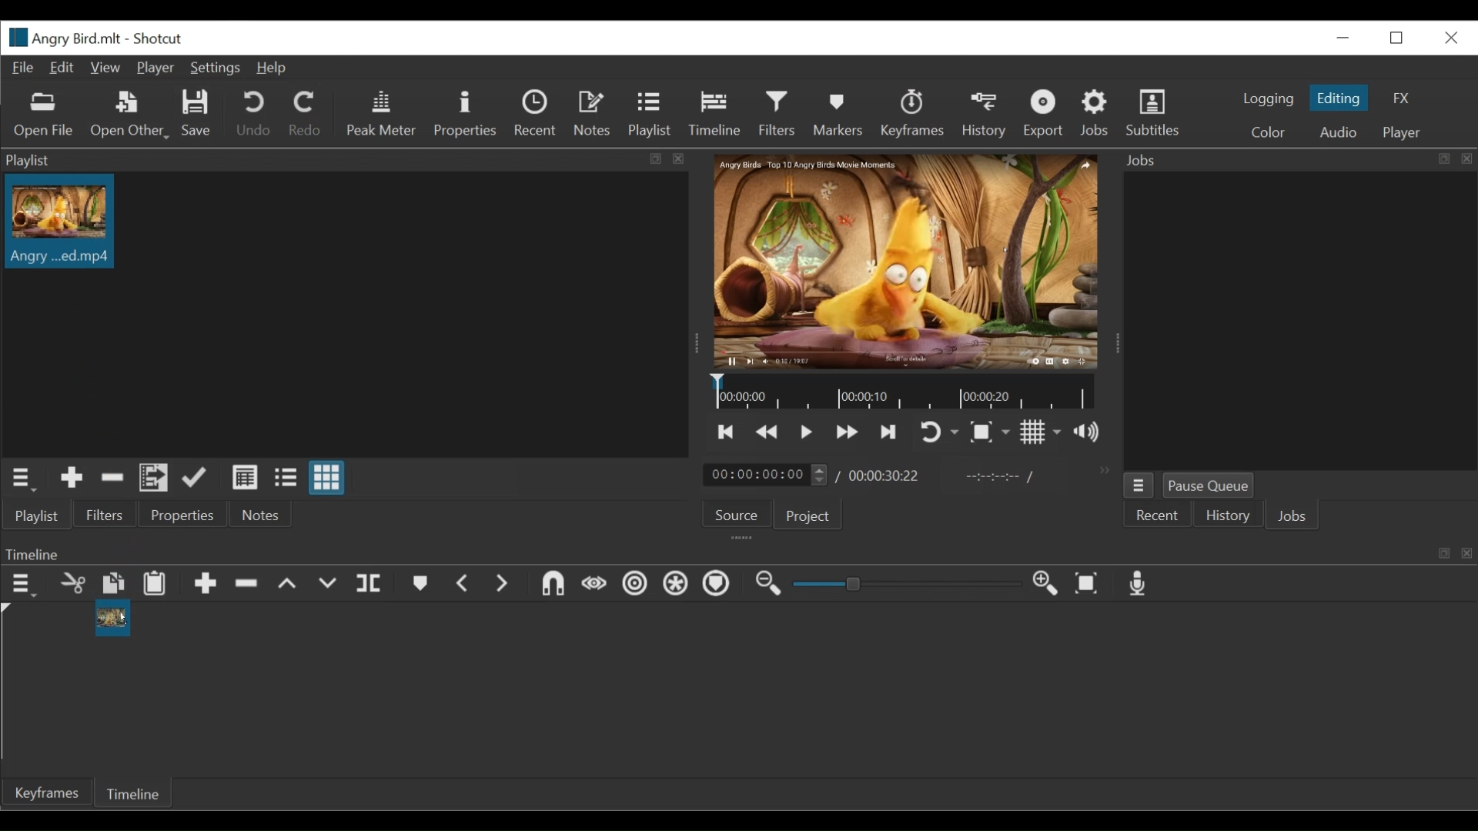 This screenshot has width=1478, height=831. I want to click on Audio, so click(1338, 133).